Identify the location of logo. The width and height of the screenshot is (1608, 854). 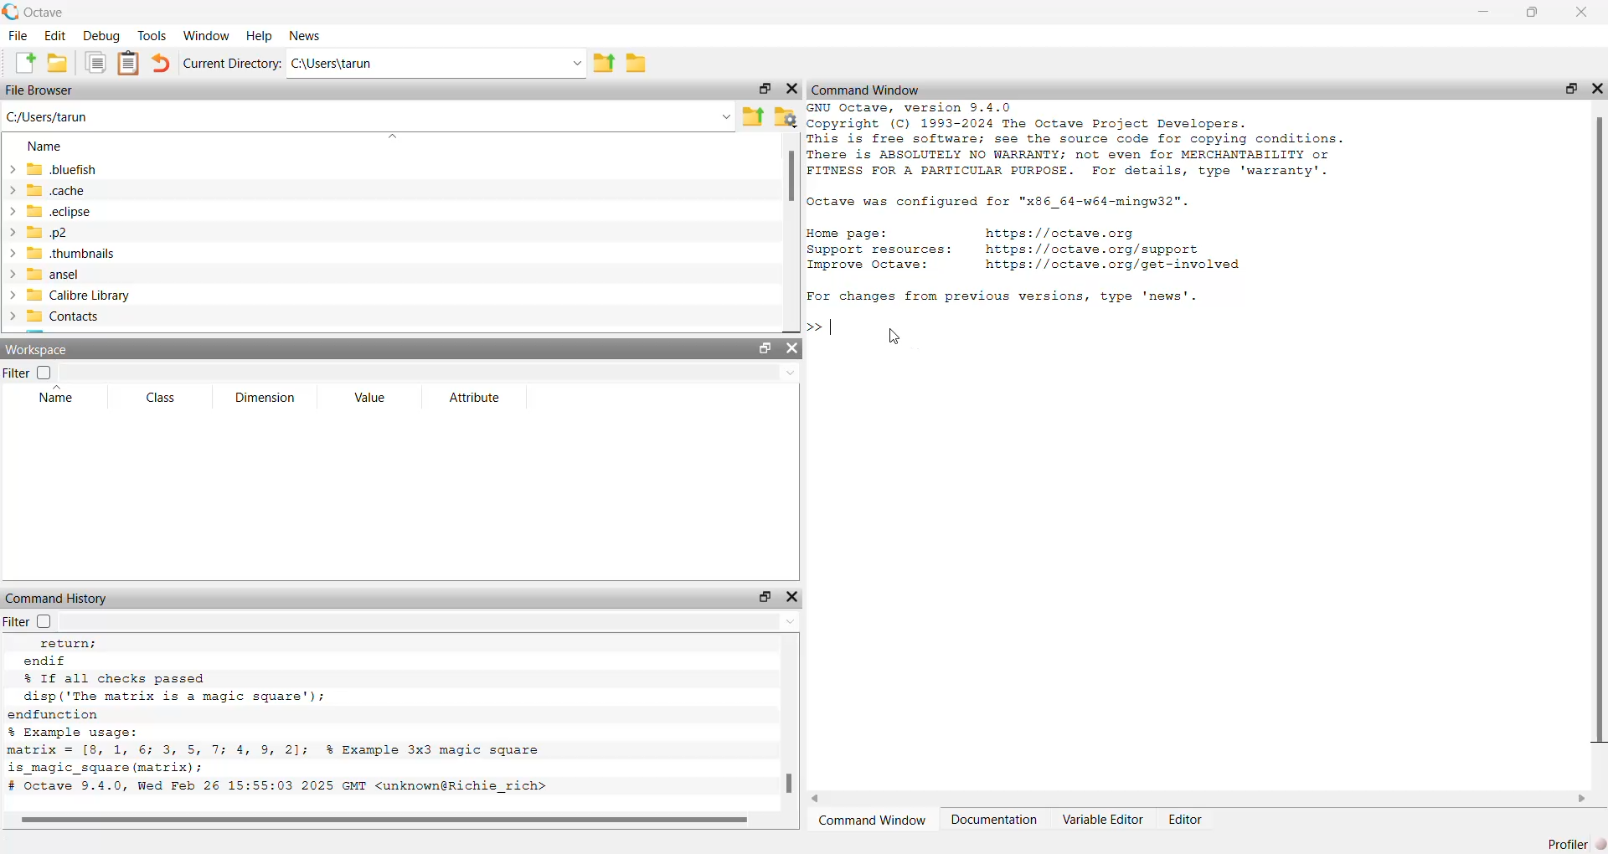
(11, 11).